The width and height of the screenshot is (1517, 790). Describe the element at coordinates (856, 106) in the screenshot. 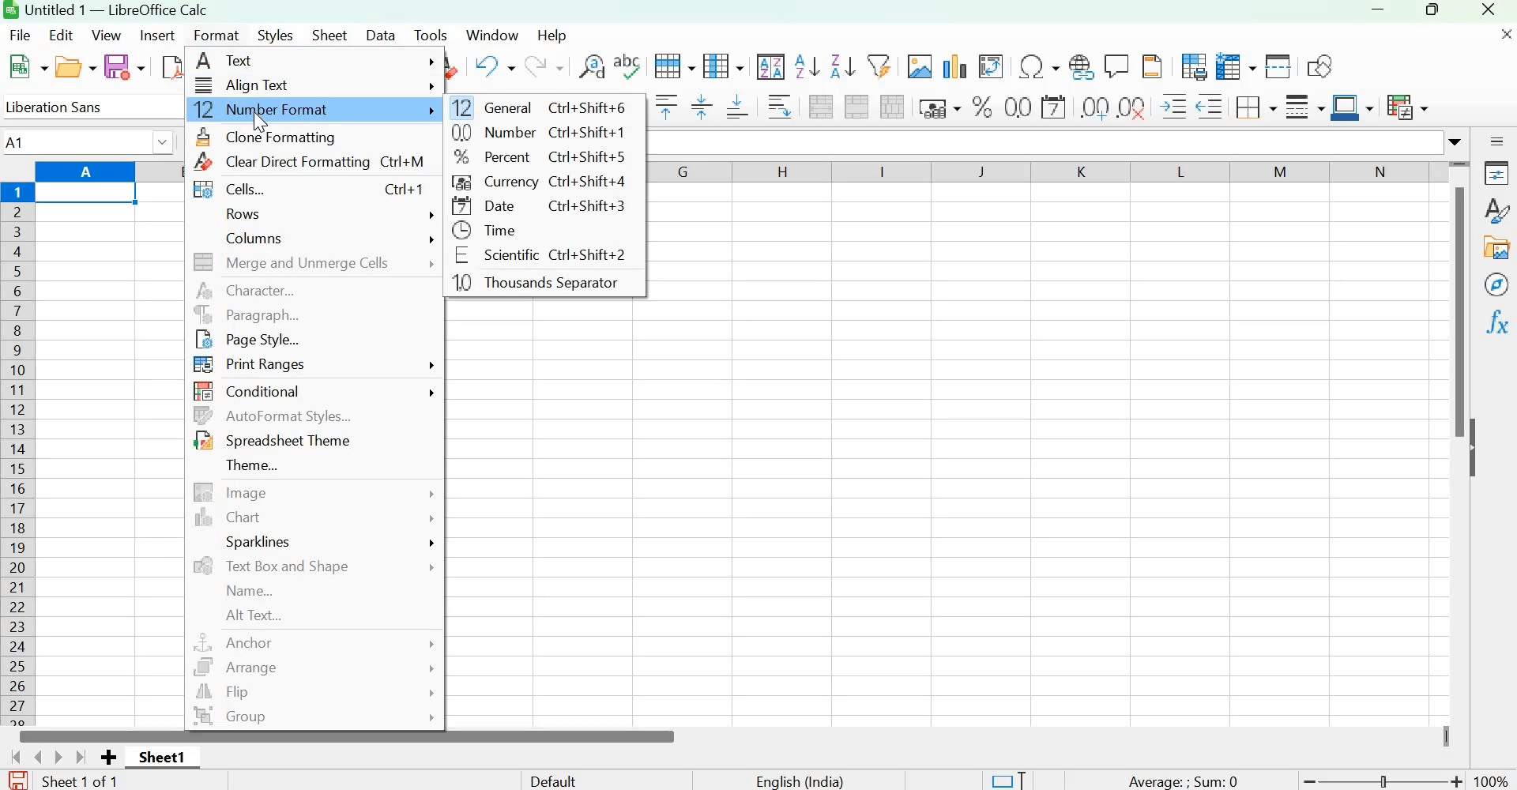

I see `Merge cells` at that location.